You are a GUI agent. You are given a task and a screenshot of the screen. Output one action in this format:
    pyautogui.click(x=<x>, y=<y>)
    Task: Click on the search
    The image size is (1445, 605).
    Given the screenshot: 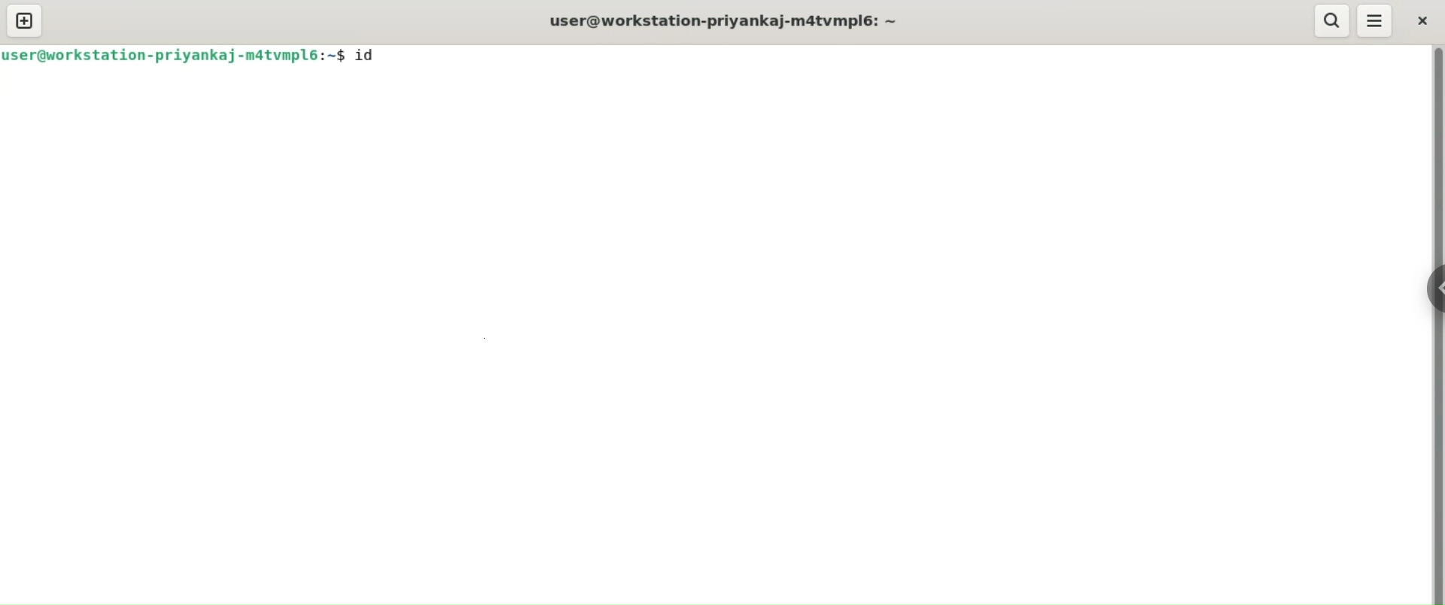 What is the action you would take?
    pyautogui.click(x=1329, y=21)
    